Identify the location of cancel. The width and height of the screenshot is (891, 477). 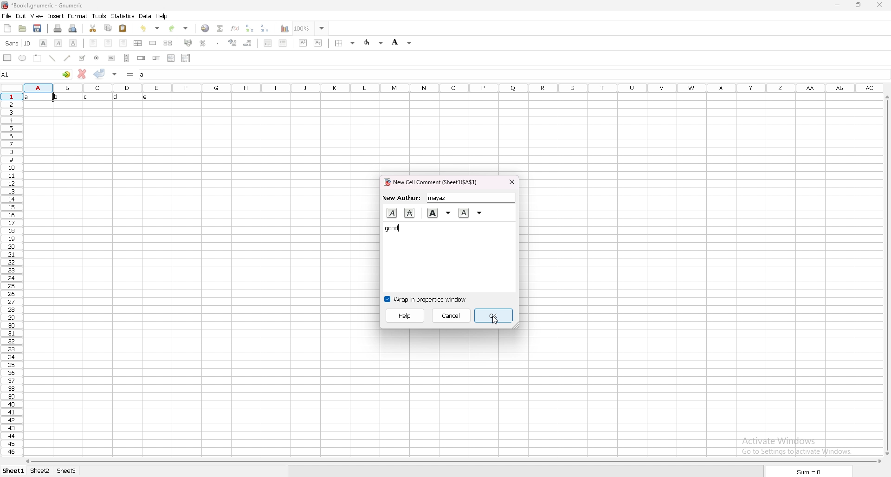
(452, 315).